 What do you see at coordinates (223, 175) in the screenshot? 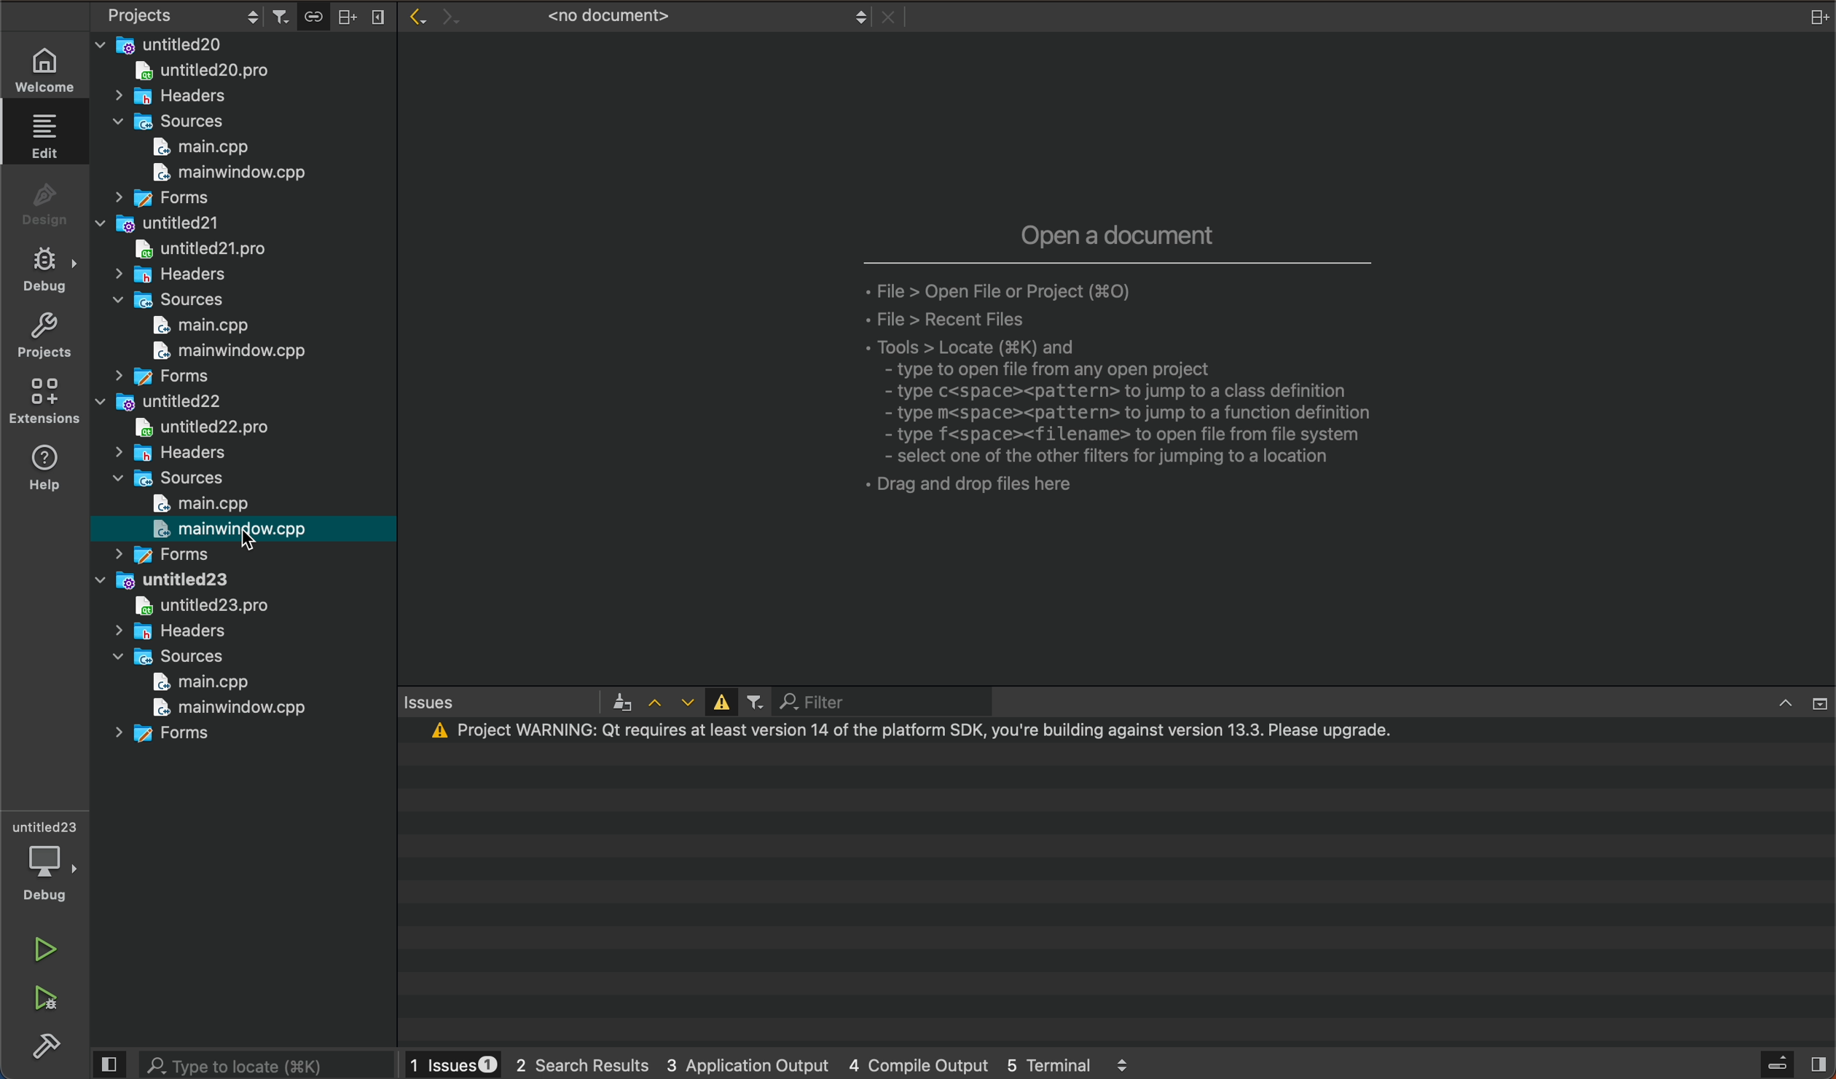
I see `mainwindow.cpp` at bounding box center [223, 175].